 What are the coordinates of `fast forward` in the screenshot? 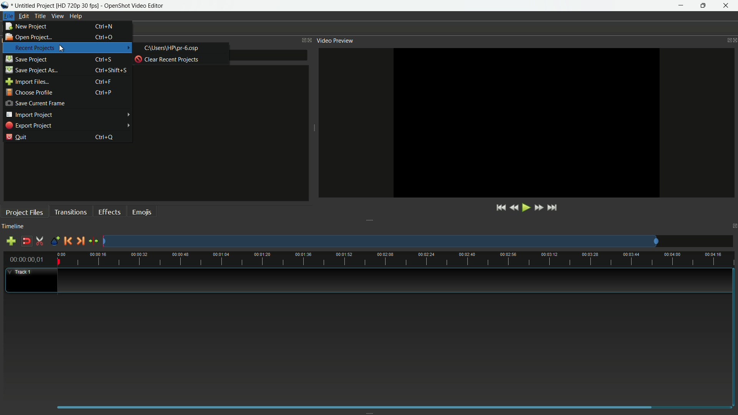 It's located at (539, 208).